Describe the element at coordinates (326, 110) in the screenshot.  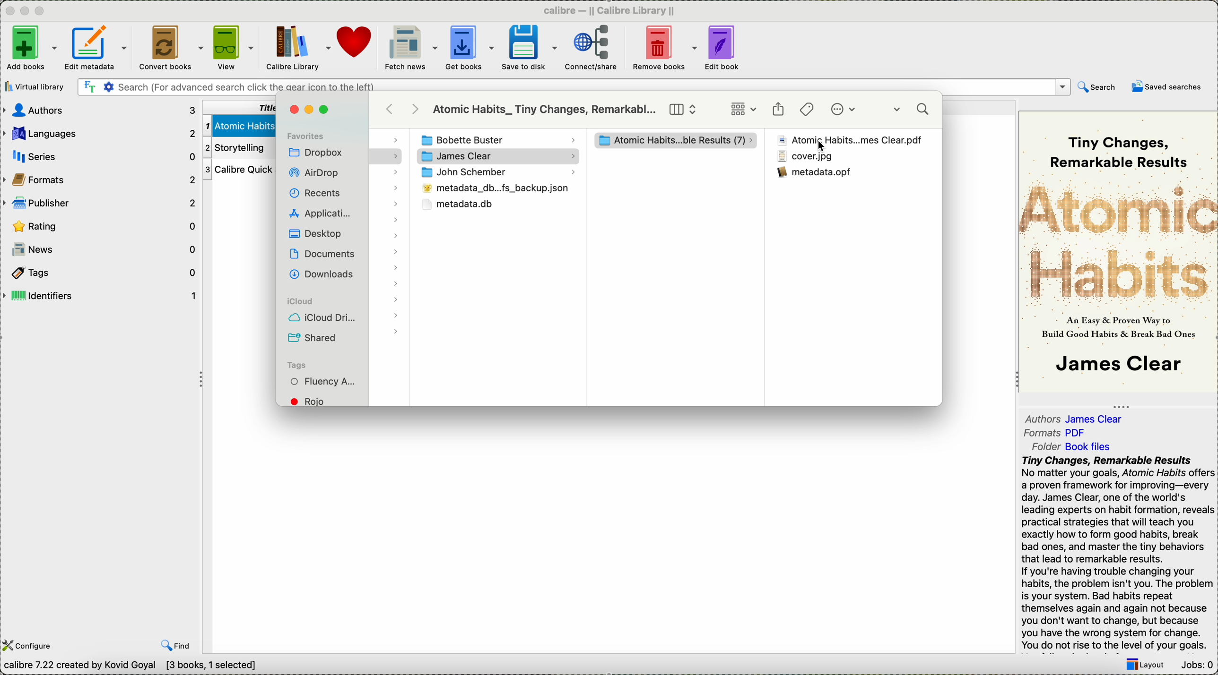
I see `maximize window` at that location.